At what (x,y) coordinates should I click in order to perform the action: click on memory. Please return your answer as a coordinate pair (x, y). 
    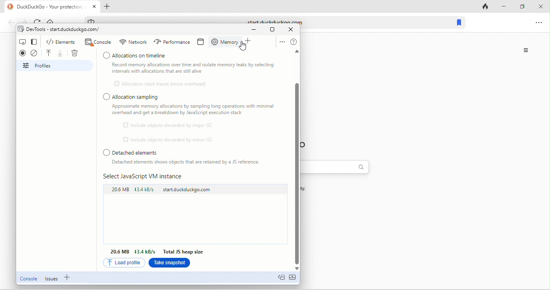
    Looking at the image, I should click on (225, 41).